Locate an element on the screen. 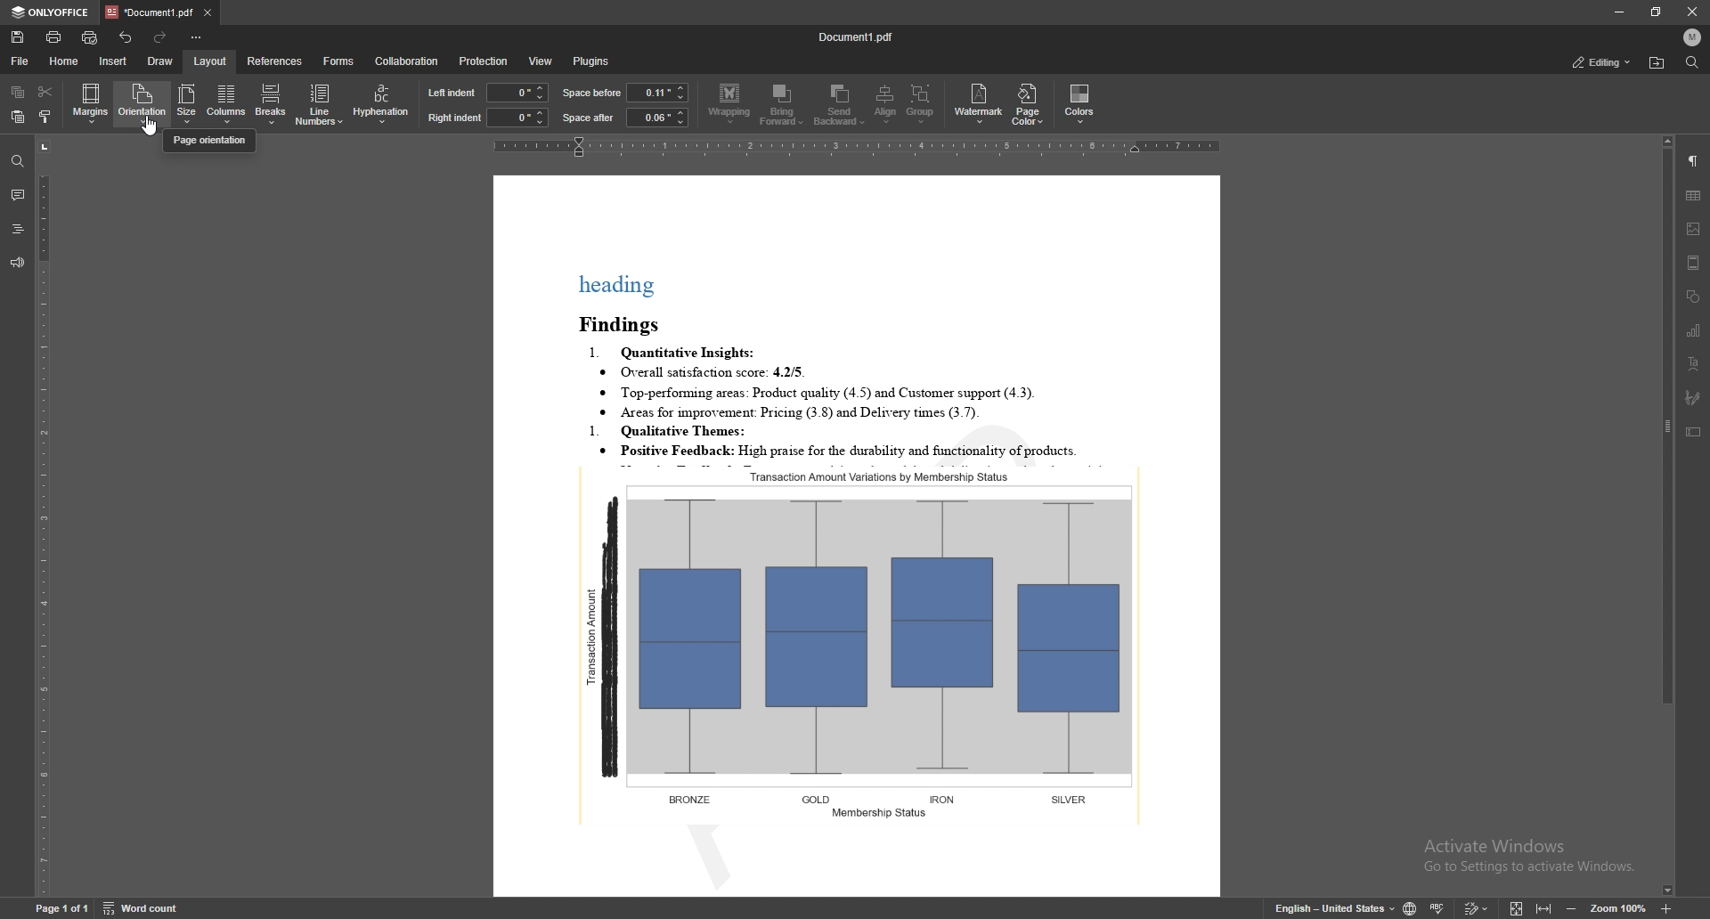  track changes is located at coordinates (1477, 907).